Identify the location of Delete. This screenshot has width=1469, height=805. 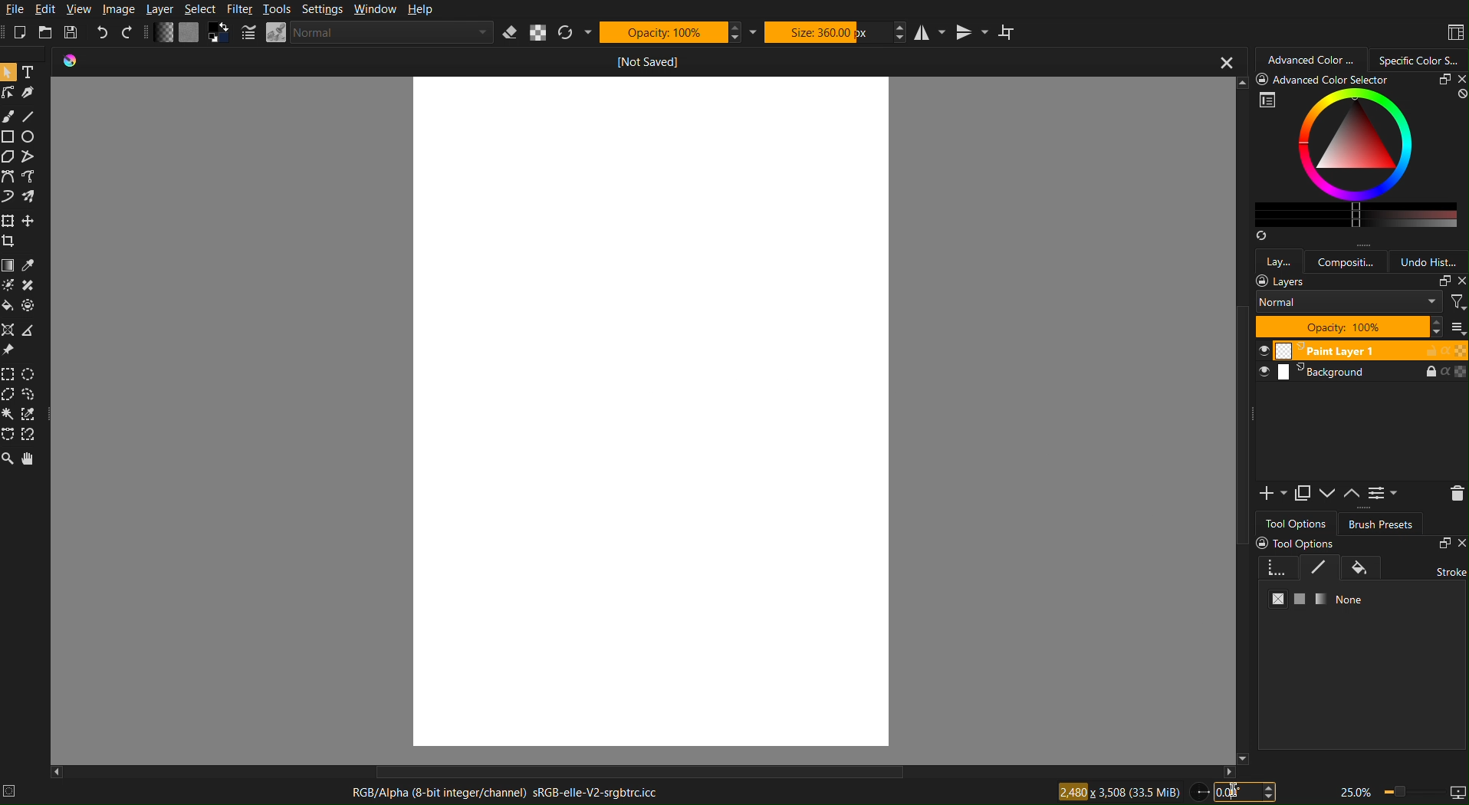
(1454, 494).